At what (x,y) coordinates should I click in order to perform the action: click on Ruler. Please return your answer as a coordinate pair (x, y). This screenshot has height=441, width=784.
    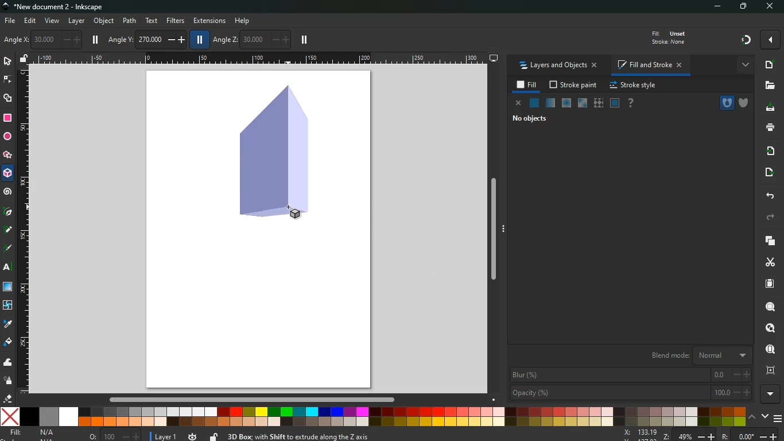
    Looking at the image, I should click on (22, 230).